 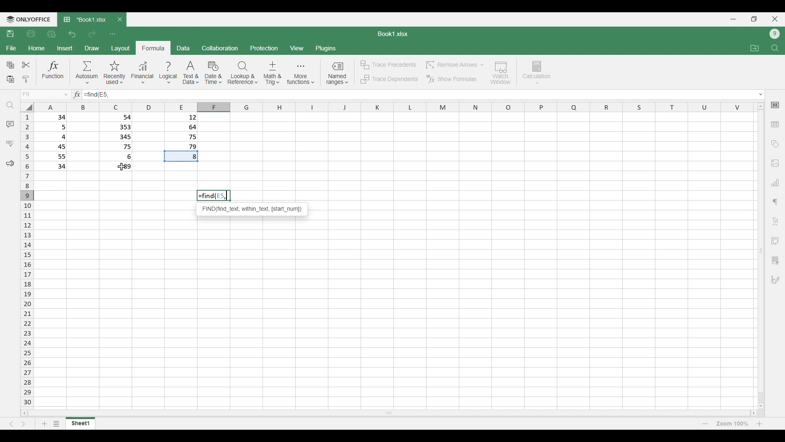 I want to click on Named ranges, so click(x=337, y=73).